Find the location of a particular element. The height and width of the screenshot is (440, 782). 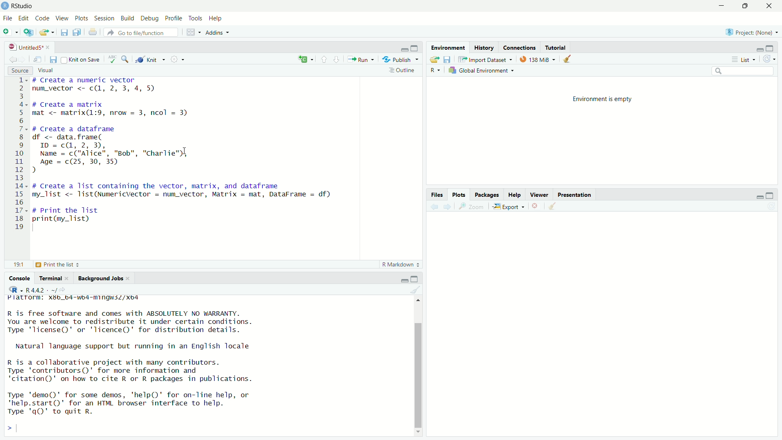

export is located at coordinates (433, 60).